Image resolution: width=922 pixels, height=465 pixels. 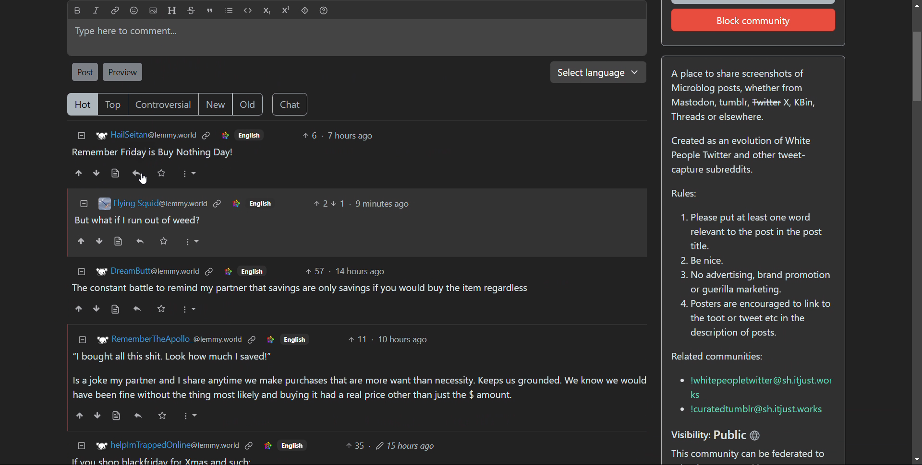 I want to click on More, so click(x=194, y=241).